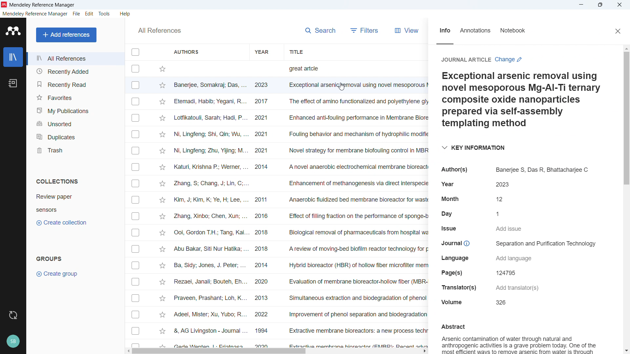  What do you see at coordinates (76, 96) in the screenshot?
I see `Favourites ` at bounding box center [76, 96].